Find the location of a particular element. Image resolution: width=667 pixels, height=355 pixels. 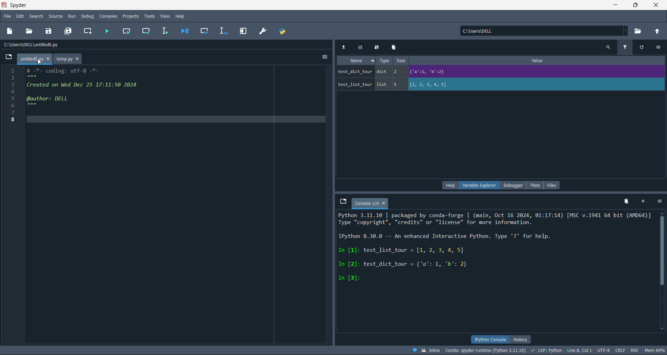

Line 8, col 1 is located at coordinates (581, 351).